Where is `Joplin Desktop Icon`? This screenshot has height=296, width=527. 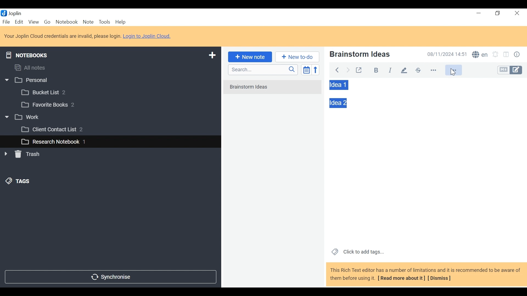 Joplin Desktop Icon is located at coordinates (14, 13).